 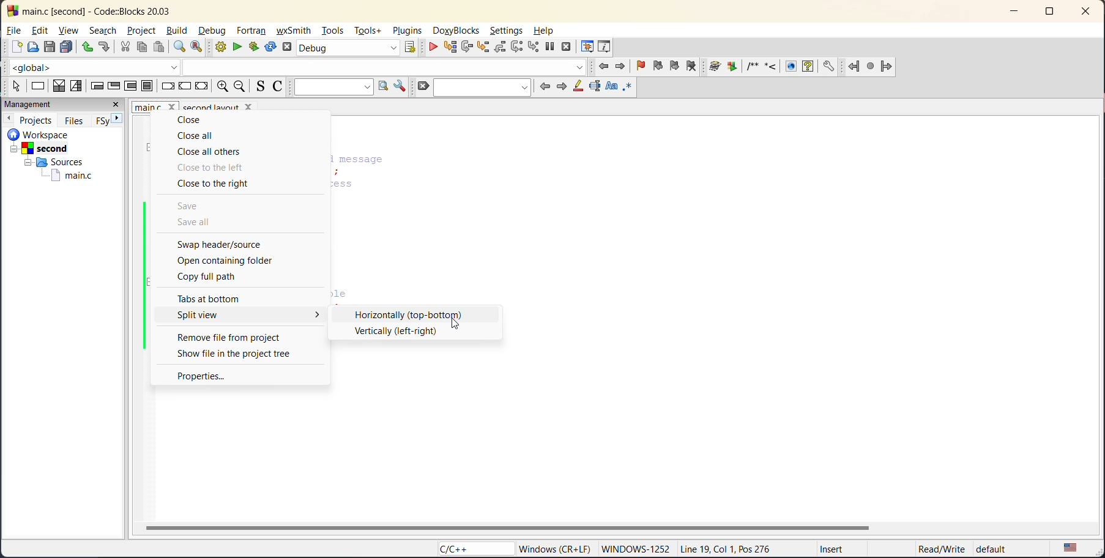 What do you see at coordinates (58, 134) in the screenshot?
I see `workspace` at bounding box center [58, 134].